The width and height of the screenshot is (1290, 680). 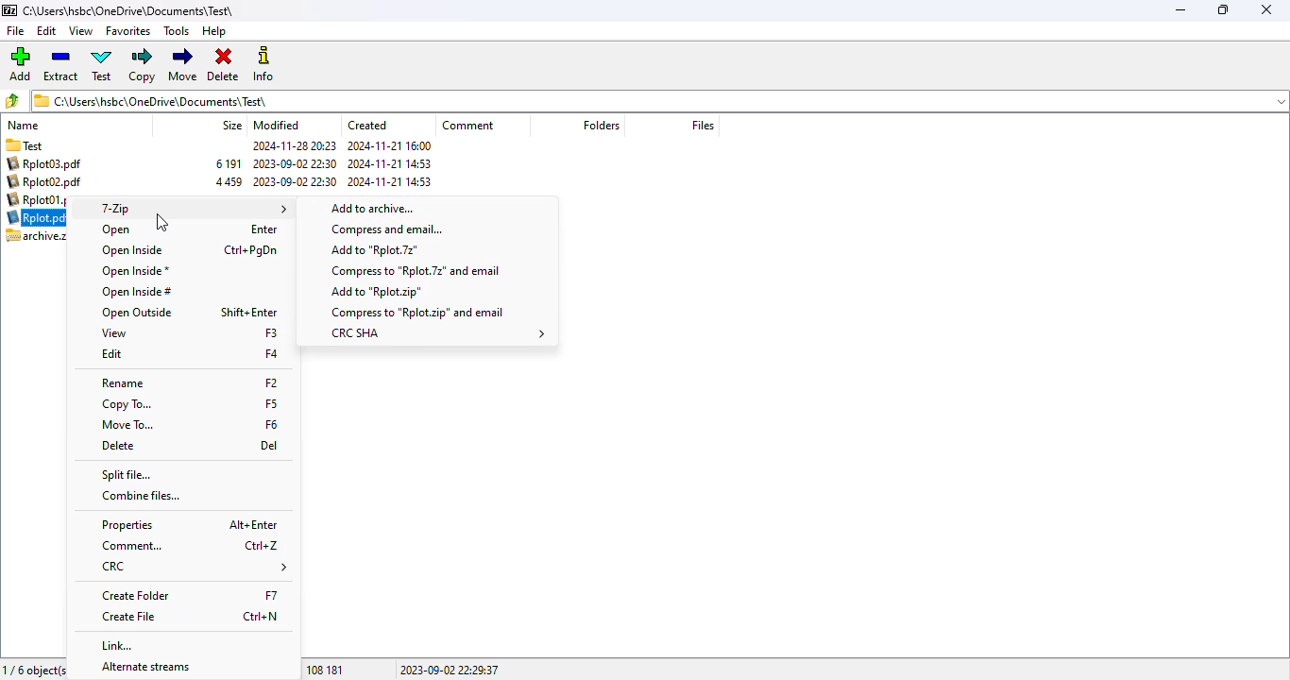 What do you see at coordinates (129, 424) in the screenshot?
I see `move to` at bounding box center [129, 424].